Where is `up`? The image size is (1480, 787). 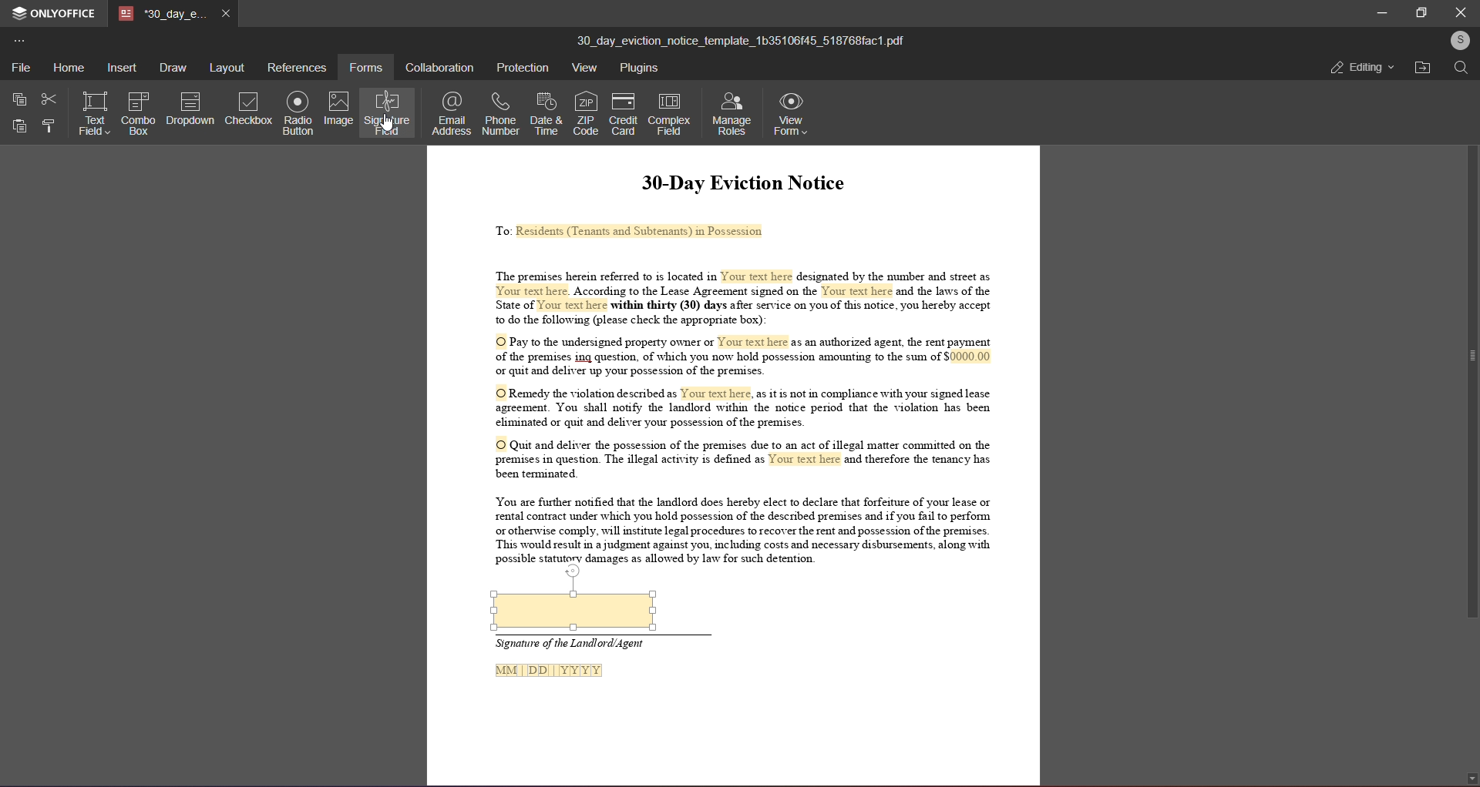
up is located at coordinates (1468, 89).